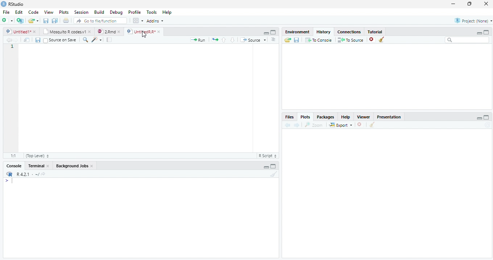 The image size is (493, 260). I want to click on Help , so click(348, 117).